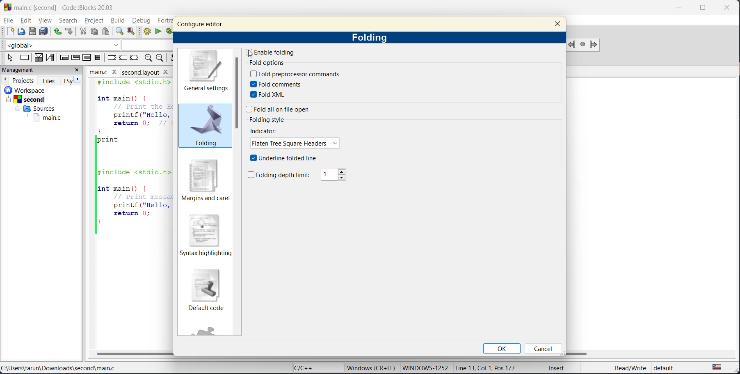  Describe the element at coordinates (622, 368) in the screenshot. I see `Read/Write` at that location.